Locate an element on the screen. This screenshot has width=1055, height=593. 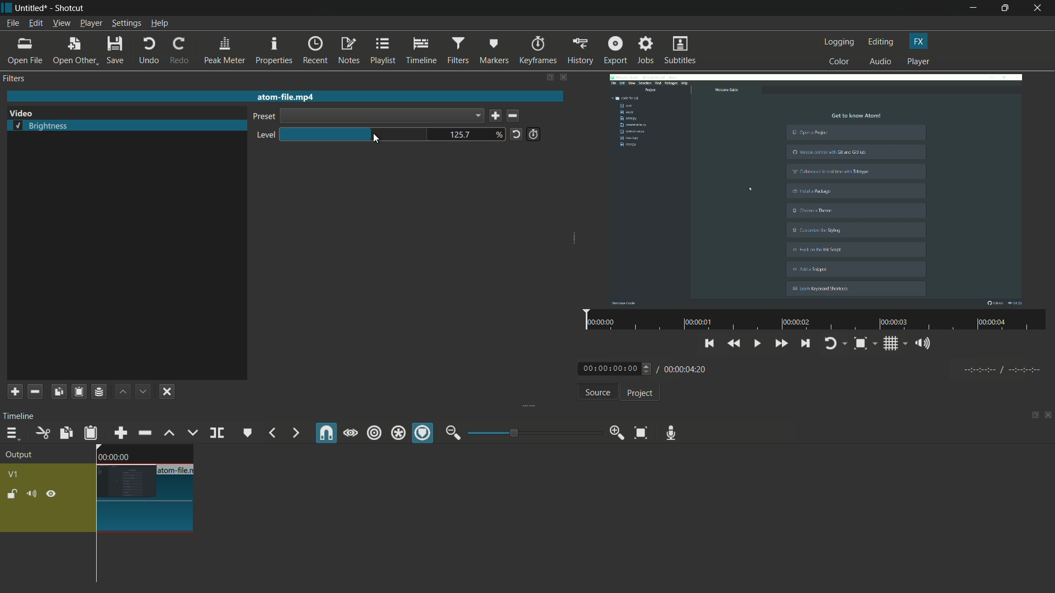
split at playhead is located at coordinates (218, 434).